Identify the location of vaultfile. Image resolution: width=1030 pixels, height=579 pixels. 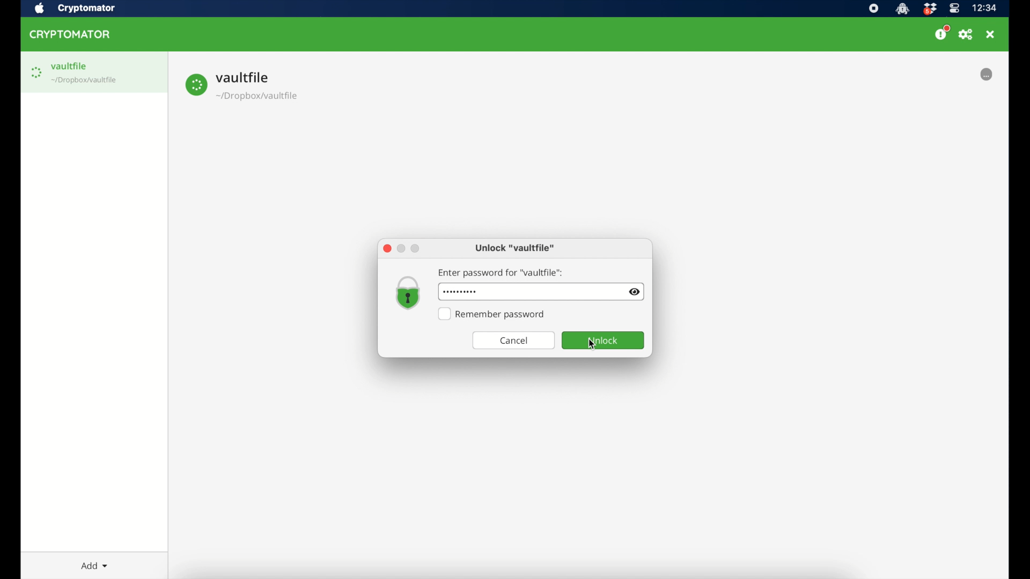
(94, 72).